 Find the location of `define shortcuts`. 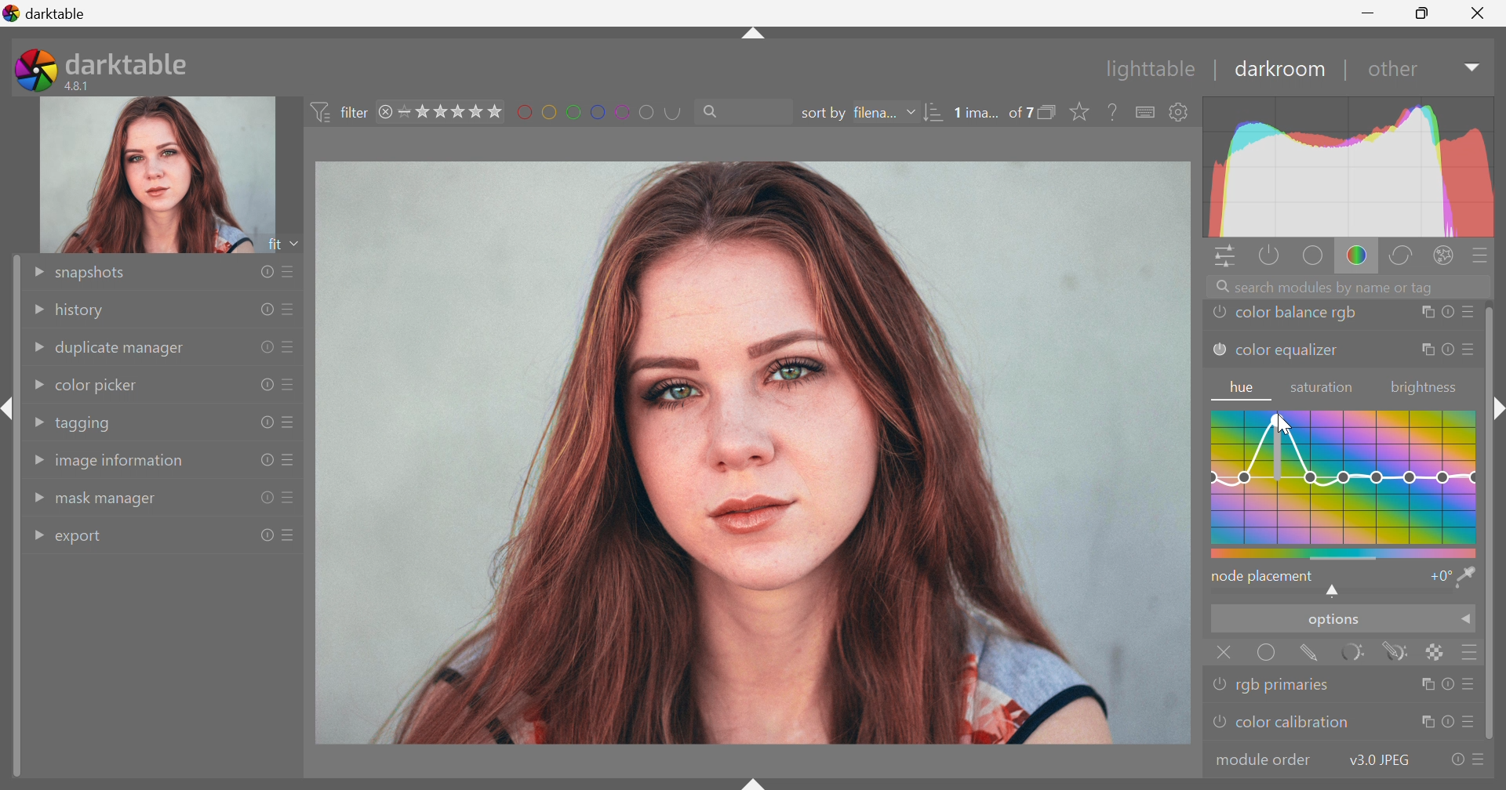

define shortcuts is located at coordinates (1147, 112).